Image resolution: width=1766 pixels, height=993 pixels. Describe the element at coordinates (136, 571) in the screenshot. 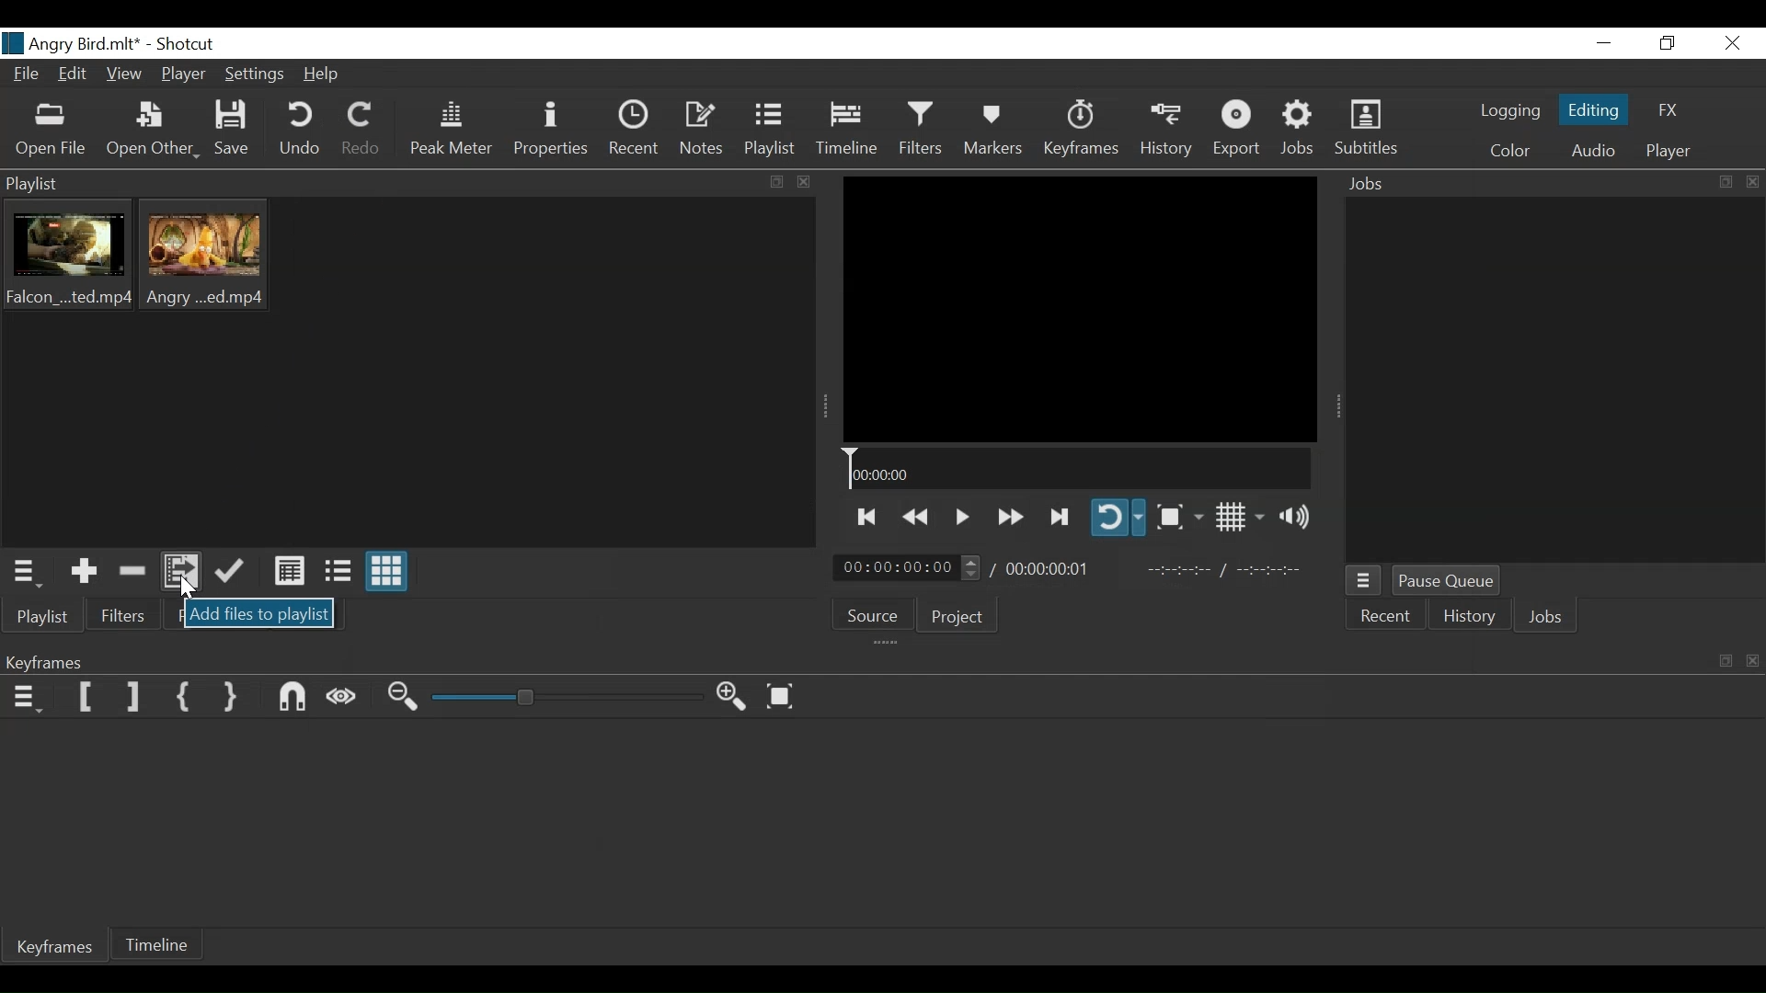

I see `Remove cut` at that location.